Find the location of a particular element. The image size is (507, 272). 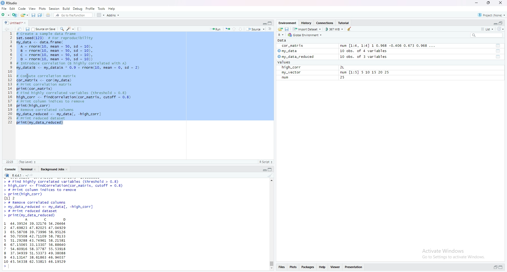

Activate Windows
Go to Settings to activate Windows. is located at coordinates (454, 254).